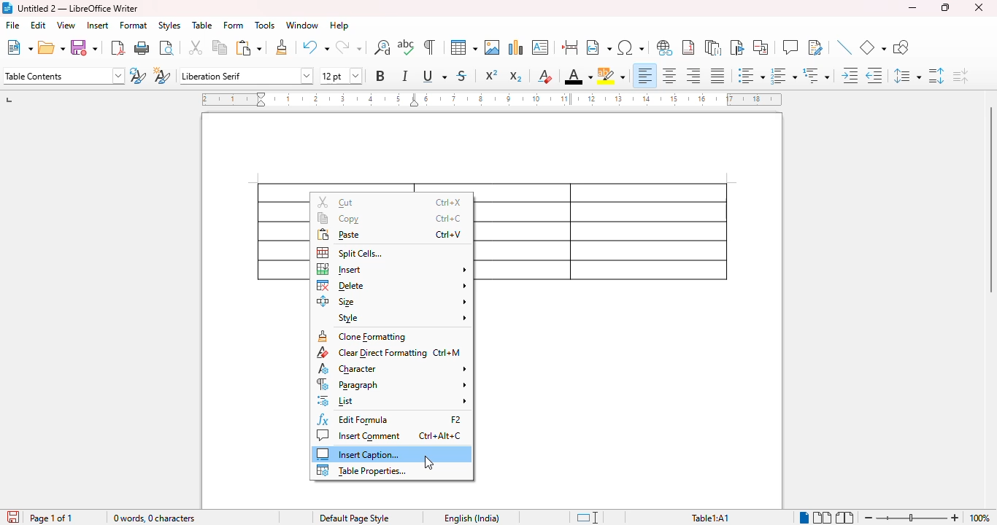  Describe the element at coordinates (664, 47) in the screenshot. I see `insert hyperlink` at that location.